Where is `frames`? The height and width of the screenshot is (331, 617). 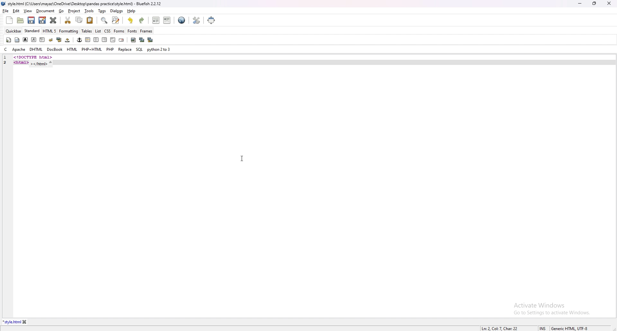
frames is located at coordinates (146, 31).